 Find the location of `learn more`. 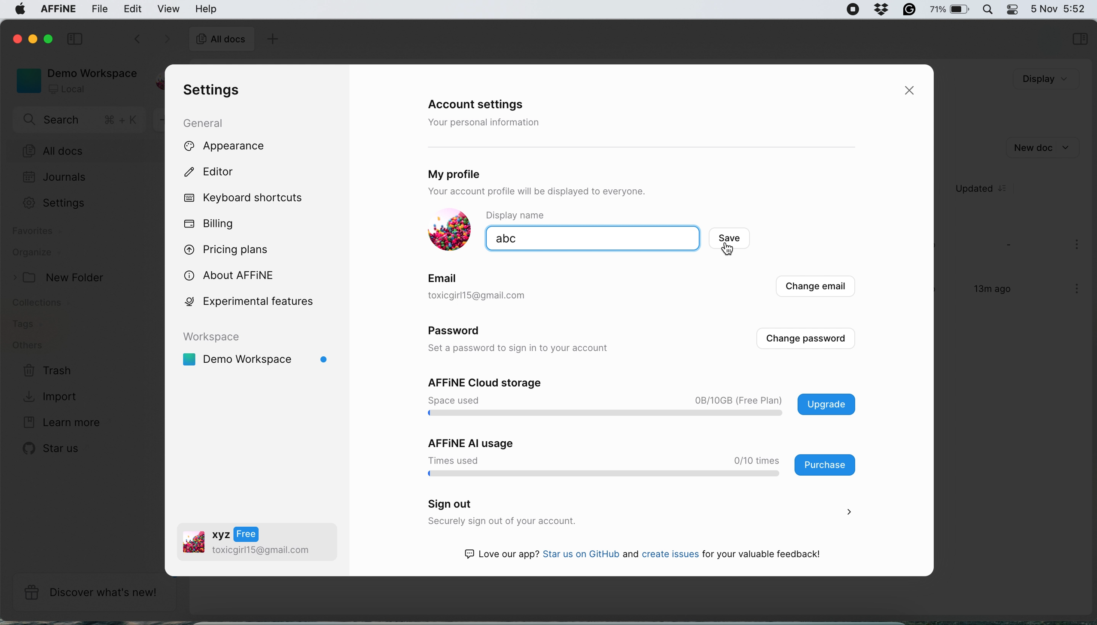

learn more is located at coordinates (59, 423).